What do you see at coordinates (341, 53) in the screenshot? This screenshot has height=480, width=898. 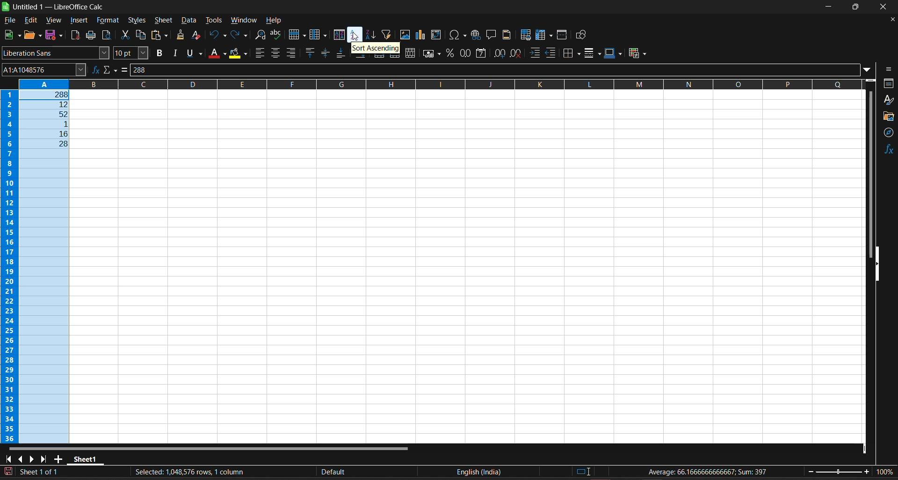 I see `align bottom` at bounding box center [341, 53].